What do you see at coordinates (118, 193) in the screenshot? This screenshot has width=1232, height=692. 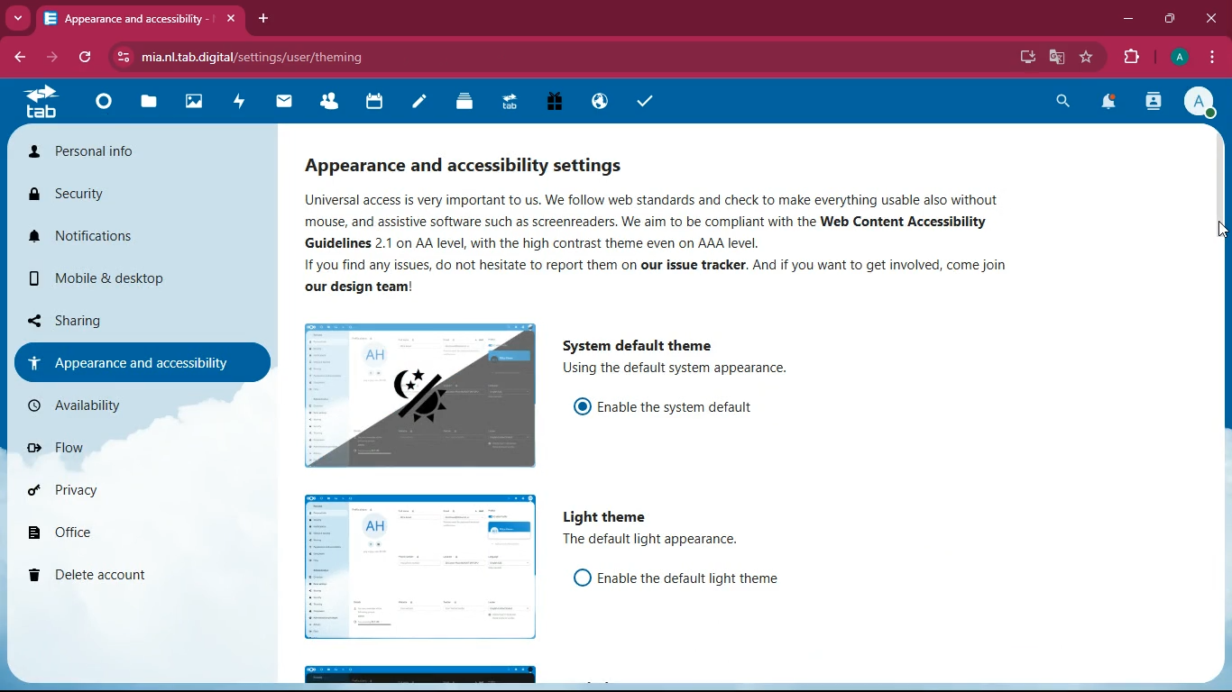 I see `security` at bounding box center [118, 193].